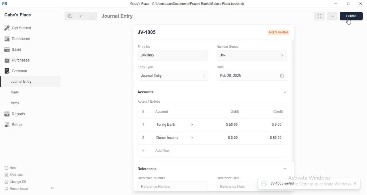  What do you see at coordinates (173, 76) in the screenshot?
I see `Entry Type` at bounding box center [173, 76].